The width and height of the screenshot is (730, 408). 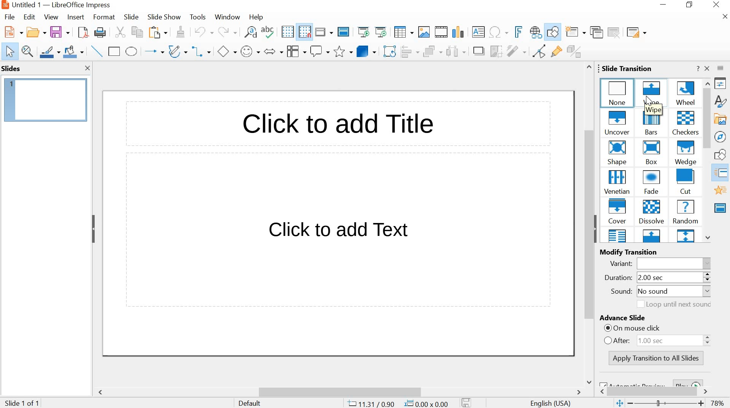 What do you see at coordinates (662, 263) in the screenshot?
I see `VARIANT` at bounding box center [662, 263].